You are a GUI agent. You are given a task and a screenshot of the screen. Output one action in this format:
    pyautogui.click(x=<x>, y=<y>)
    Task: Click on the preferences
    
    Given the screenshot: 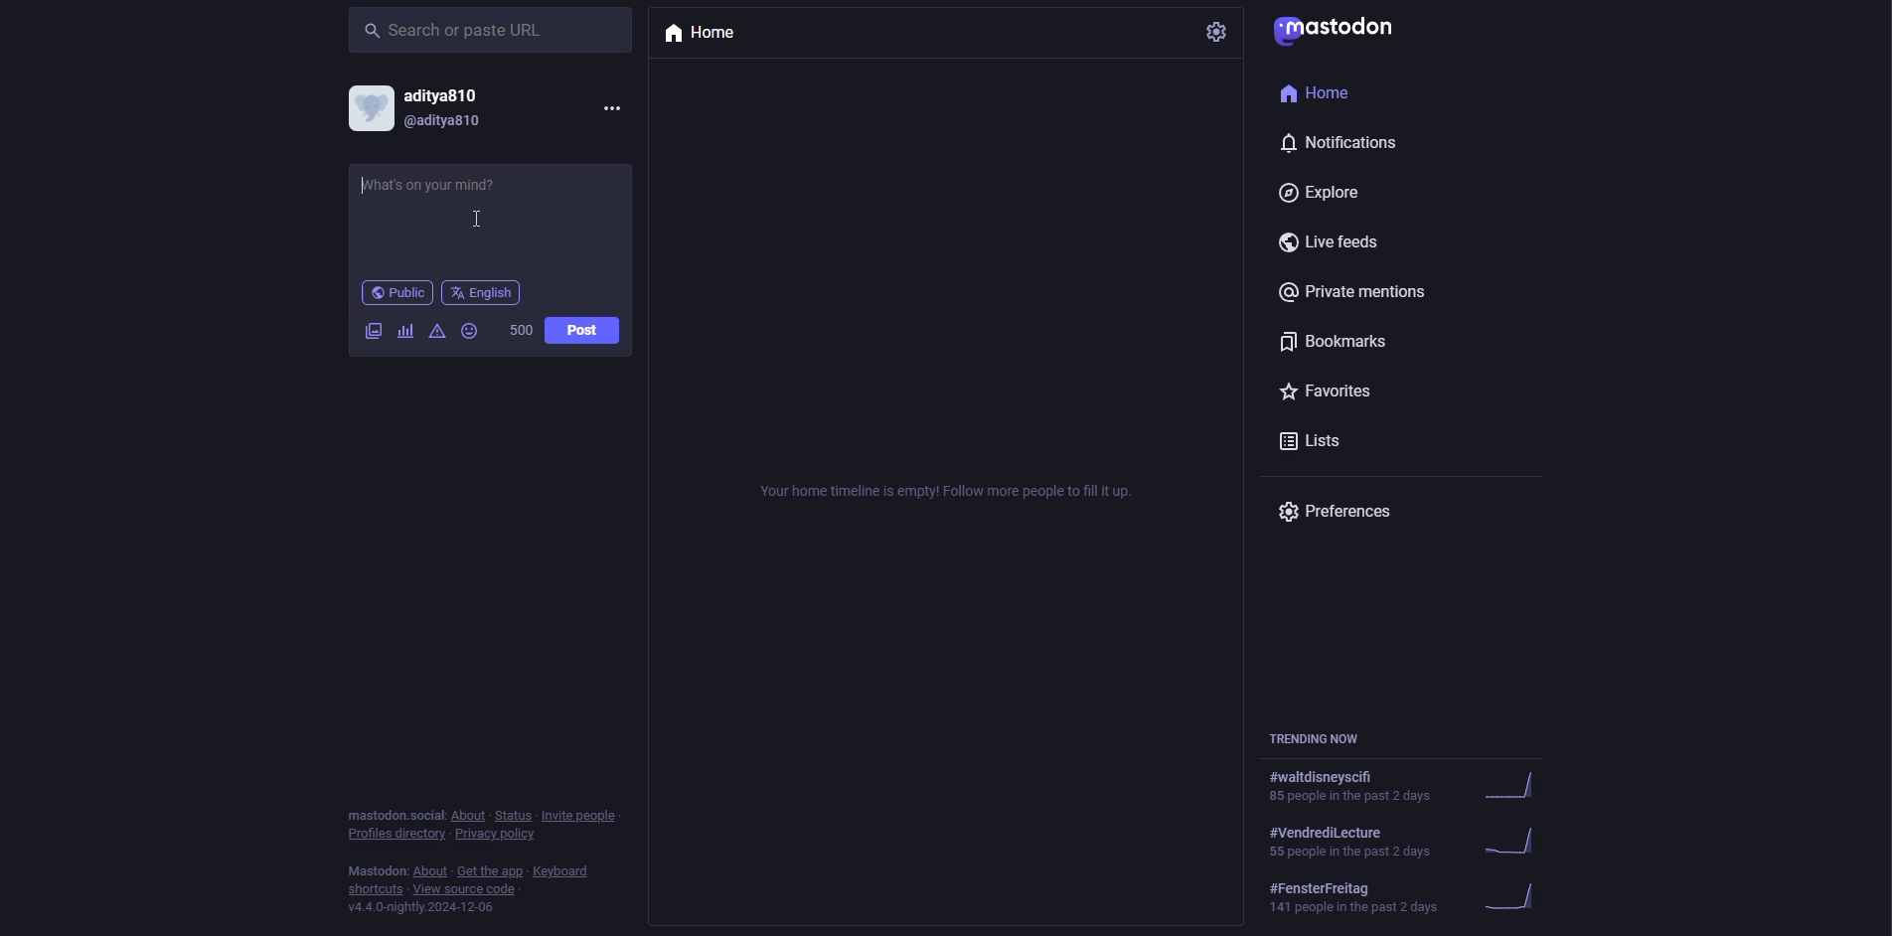 What is the action you would take?
    pyautogui.click(x=1340, y=516)
    